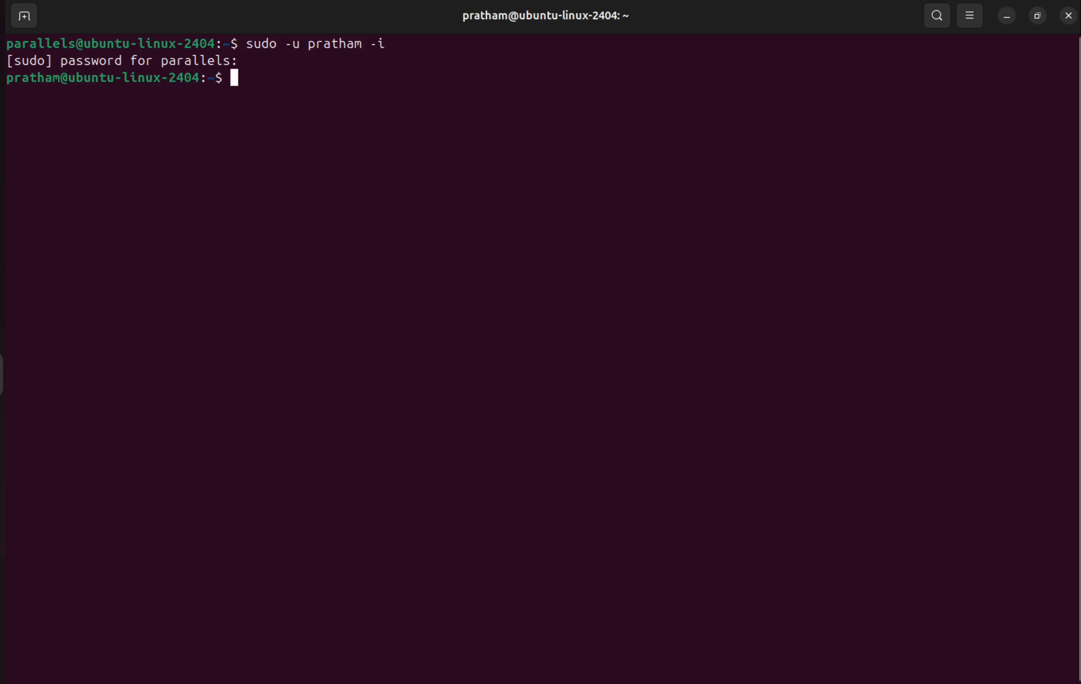 The image size is (1081, 684). Describe the element at coordinates (326, 41) in the screenshot. I see `sudo -u <username> -i` at that location.